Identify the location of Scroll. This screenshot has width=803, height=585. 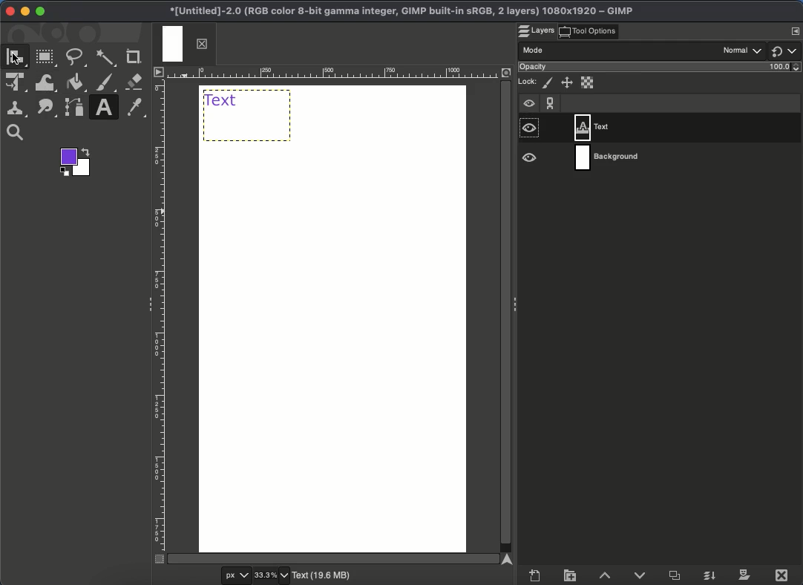
(507, 316).